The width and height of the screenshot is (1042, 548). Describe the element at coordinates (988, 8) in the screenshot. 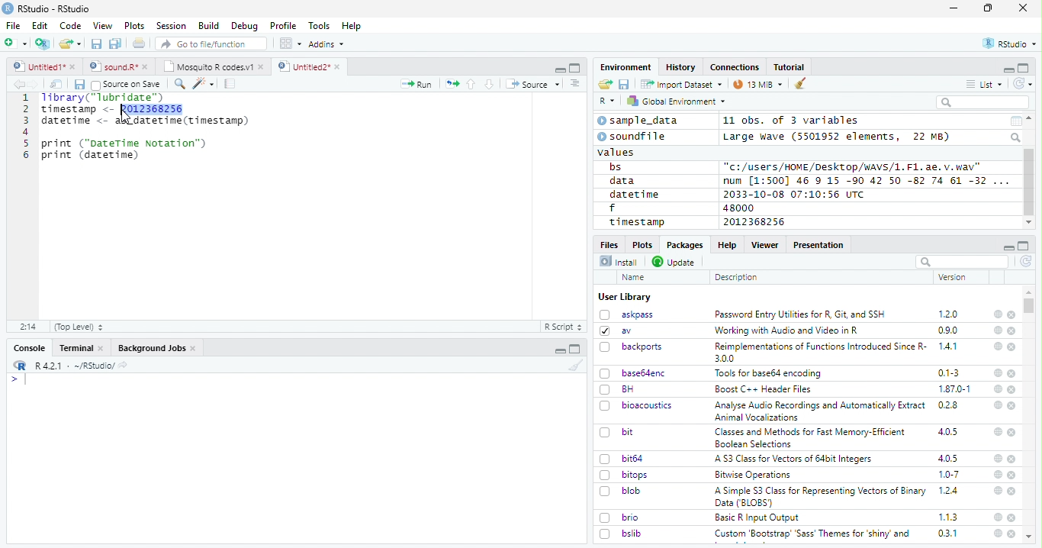

I see `maximize` at that location.